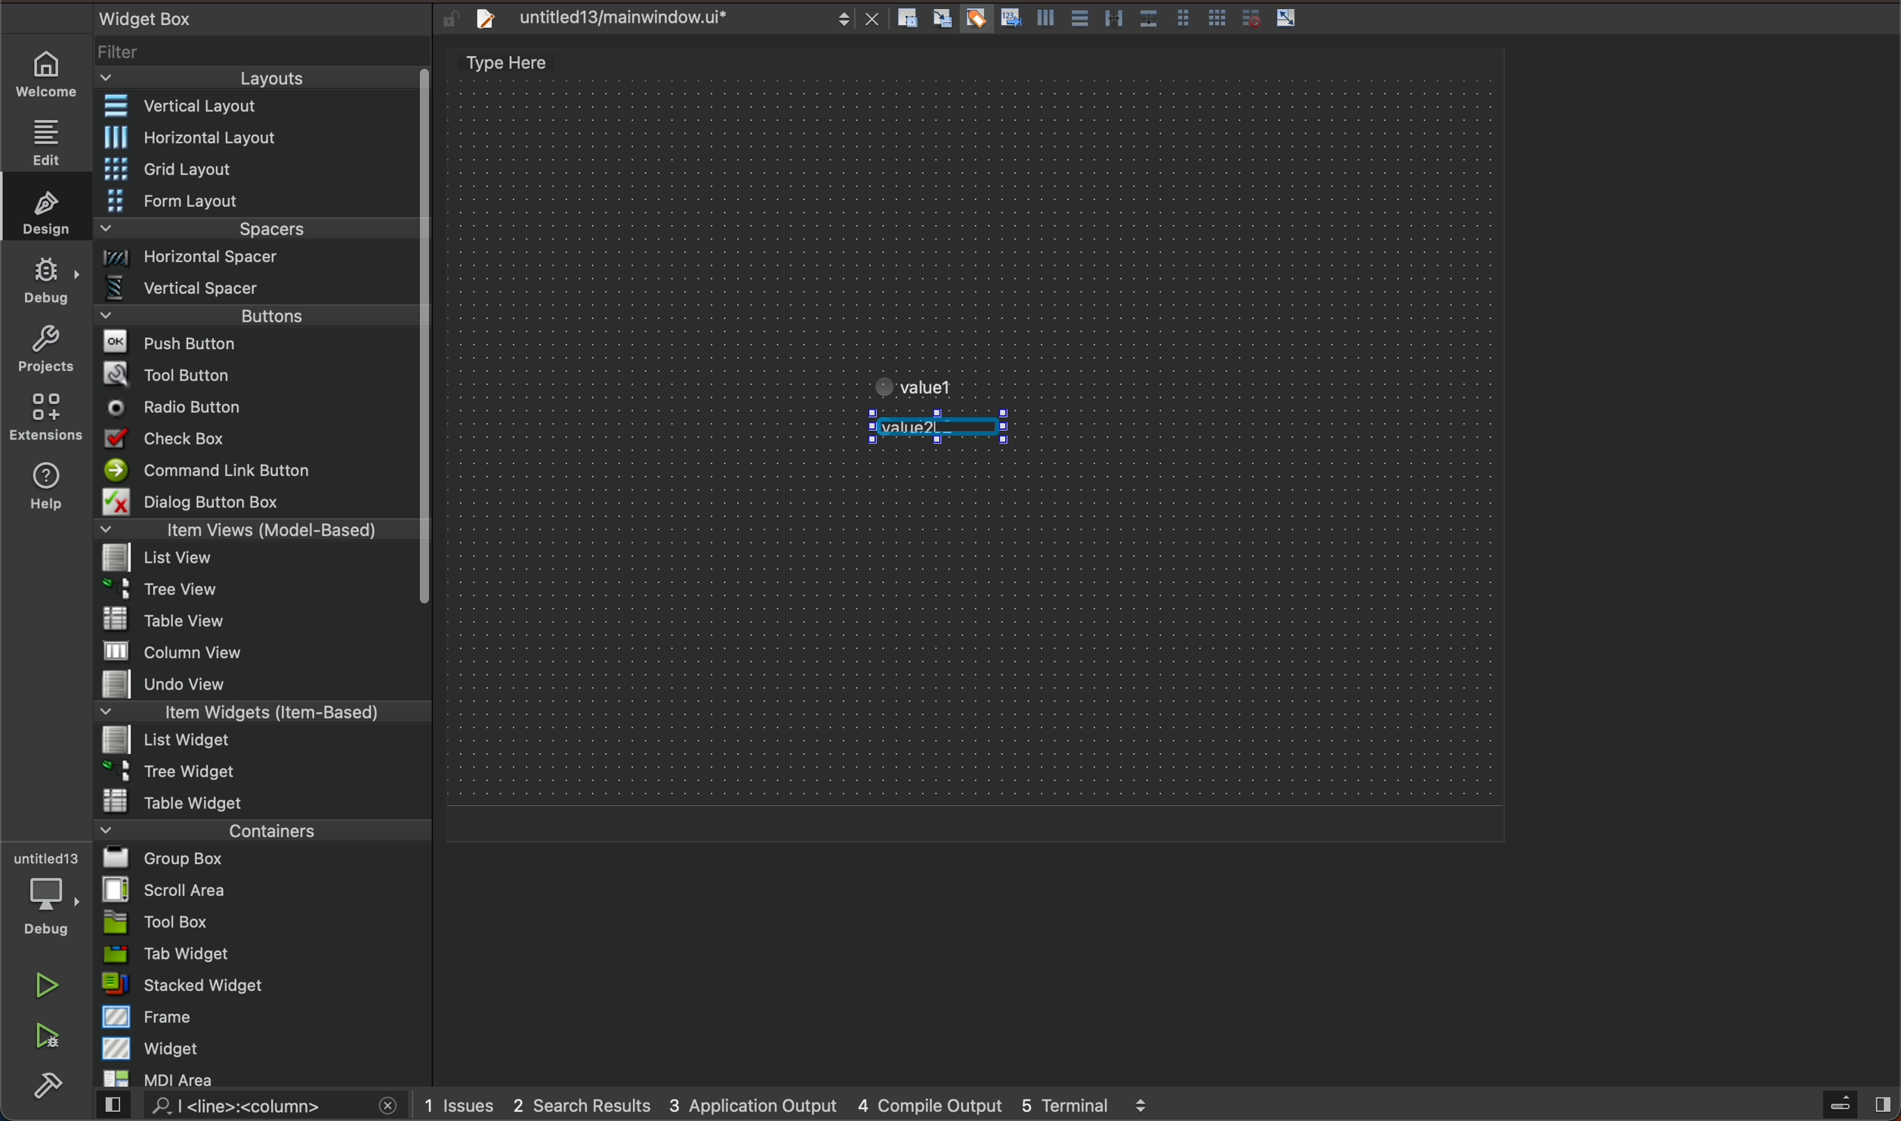  I want to click on tab, so click(265, 953).